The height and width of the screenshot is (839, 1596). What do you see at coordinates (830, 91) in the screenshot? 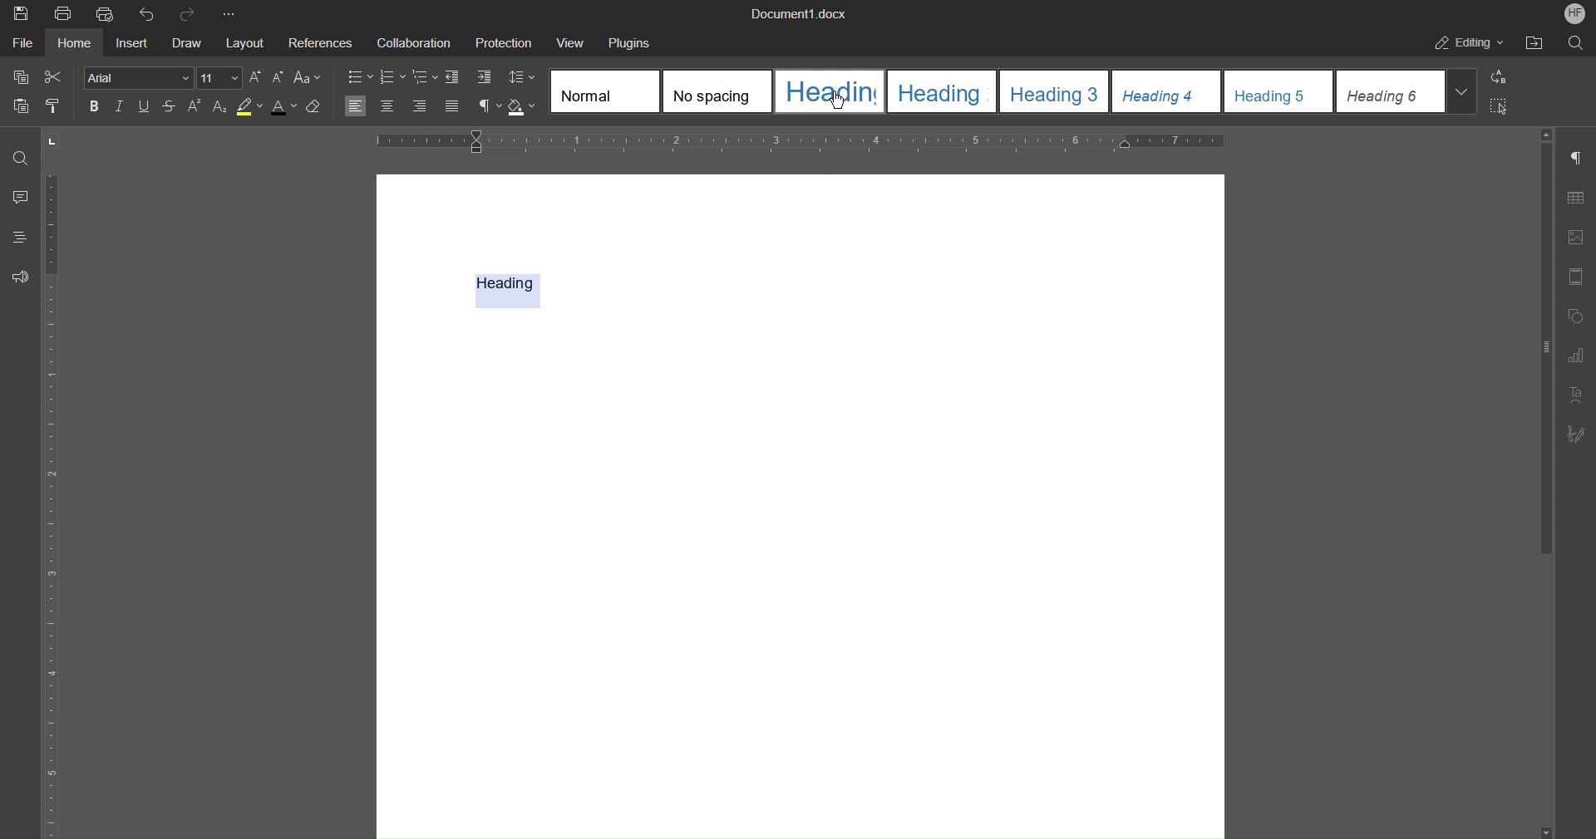
I see `Heading 1` at bounding box center [830, 91].